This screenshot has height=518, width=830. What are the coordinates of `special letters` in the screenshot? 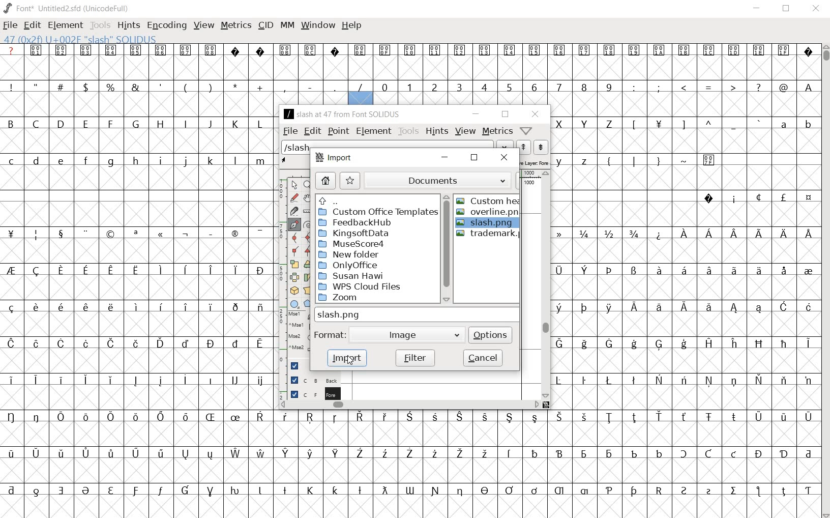 It's located at (409, 416).